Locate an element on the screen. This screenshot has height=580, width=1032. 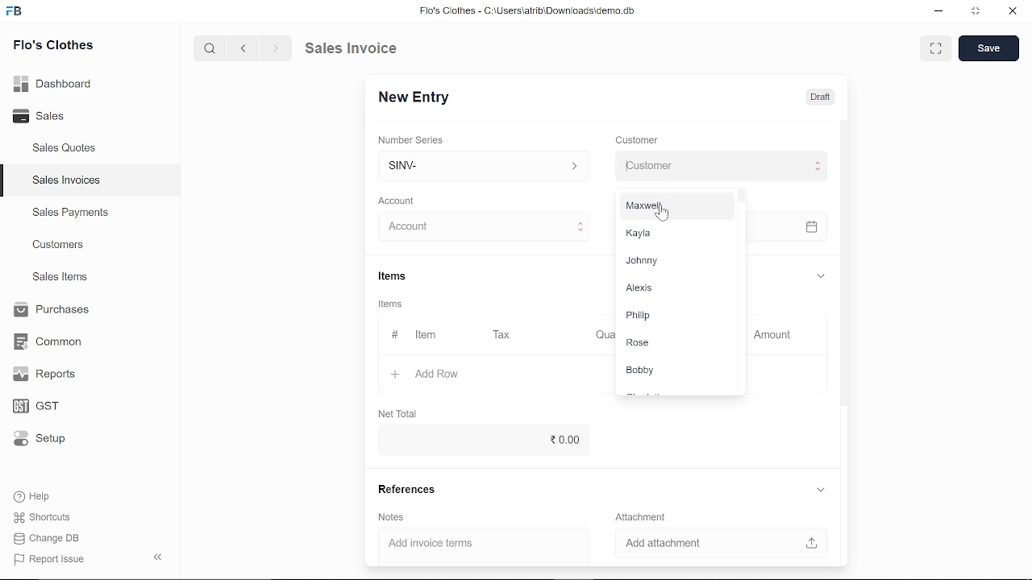
Attachment is located at coordinates (643, 517).